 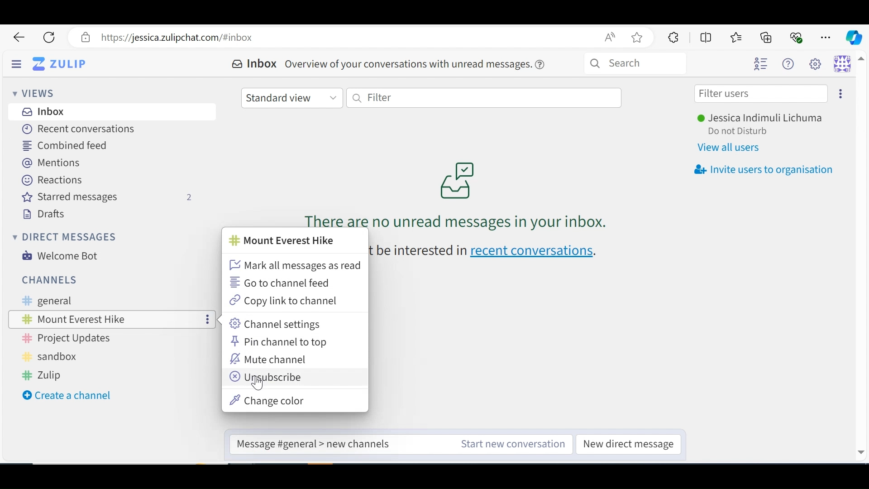 What do you see at coordinates (281, 240) in the screenshot?
I see `Channel name` at bounding box center [281, 240].